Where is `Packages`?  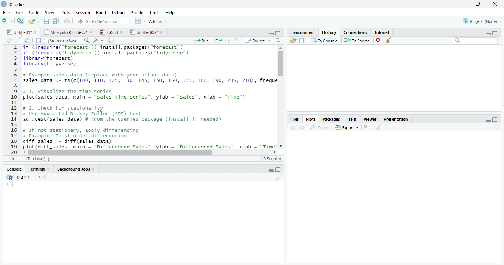 Packages is located at coordinates (332, 120).